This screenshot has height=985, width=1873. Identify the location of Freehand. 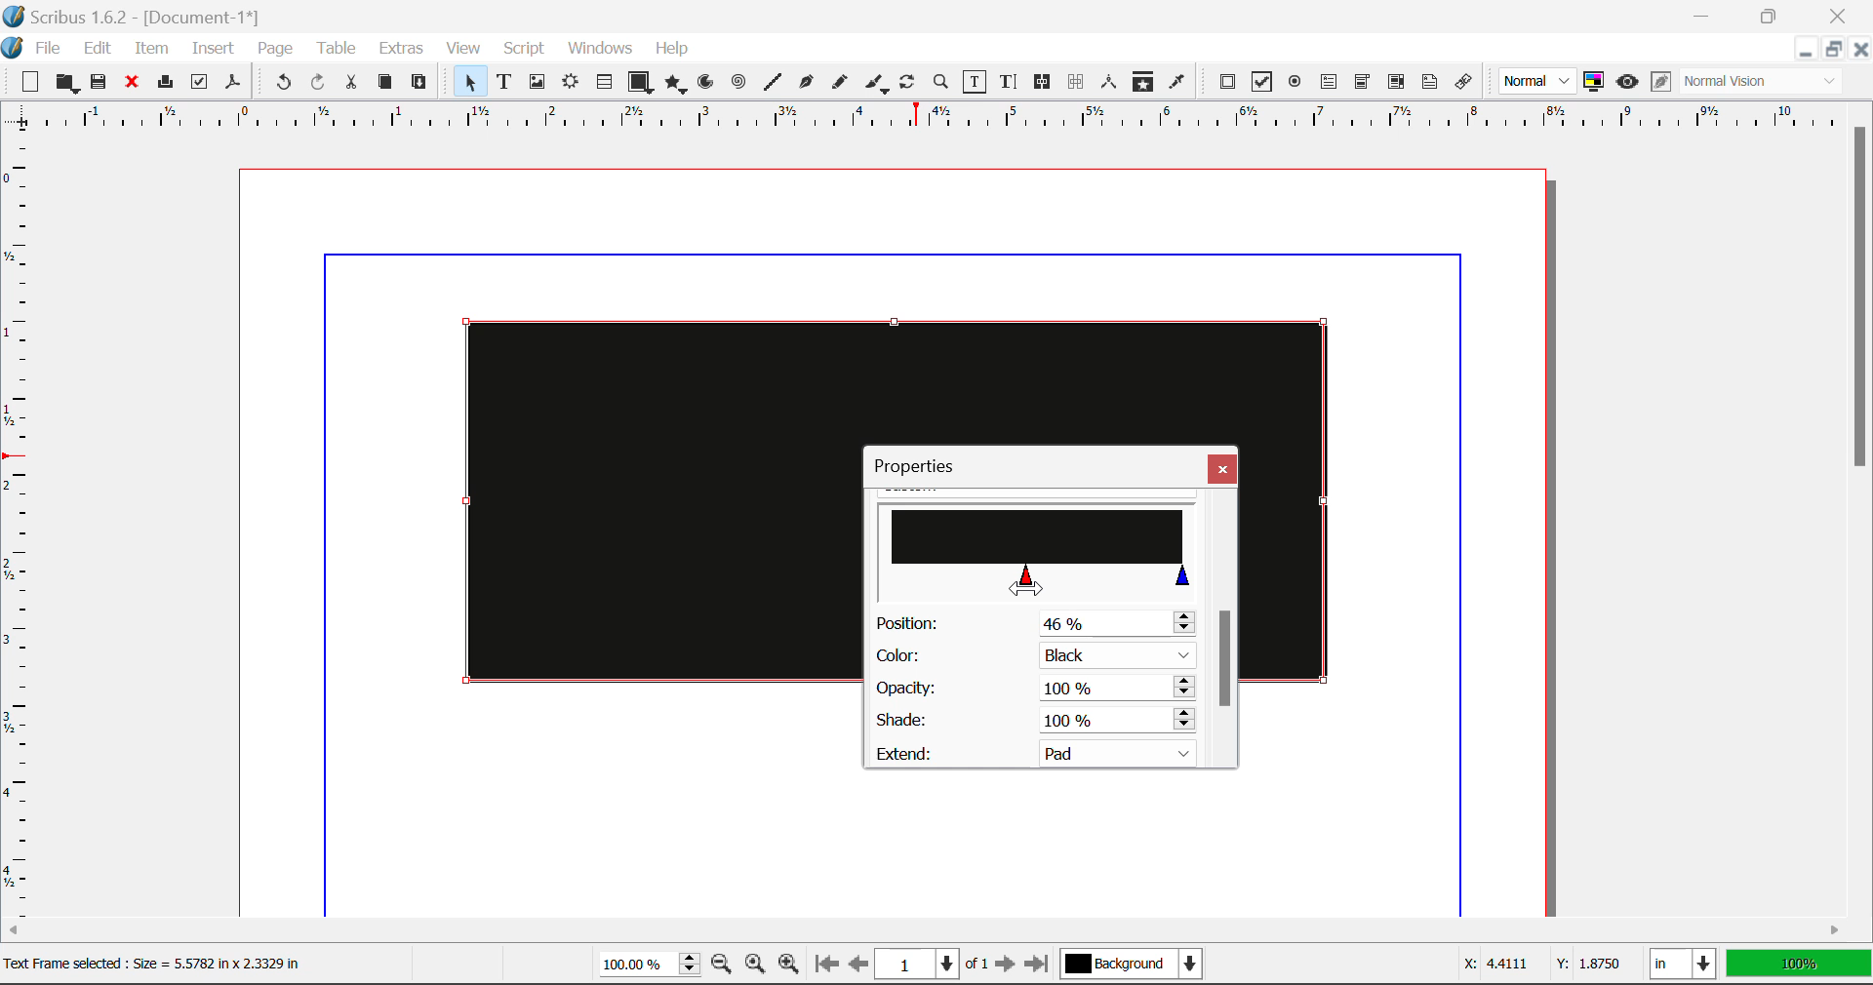
(841, 87).